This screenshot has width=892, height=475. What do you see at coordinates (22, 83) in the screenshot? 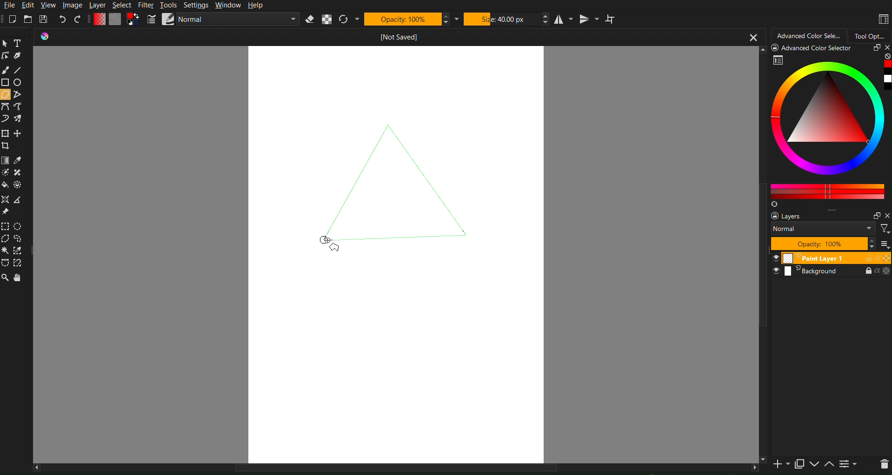
I see `ellipse tool` at bounding box center [22, 83].